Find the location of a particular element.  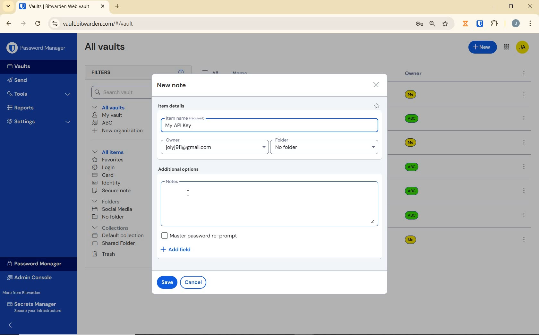

Input folder name is located at coordinates (326, 146).